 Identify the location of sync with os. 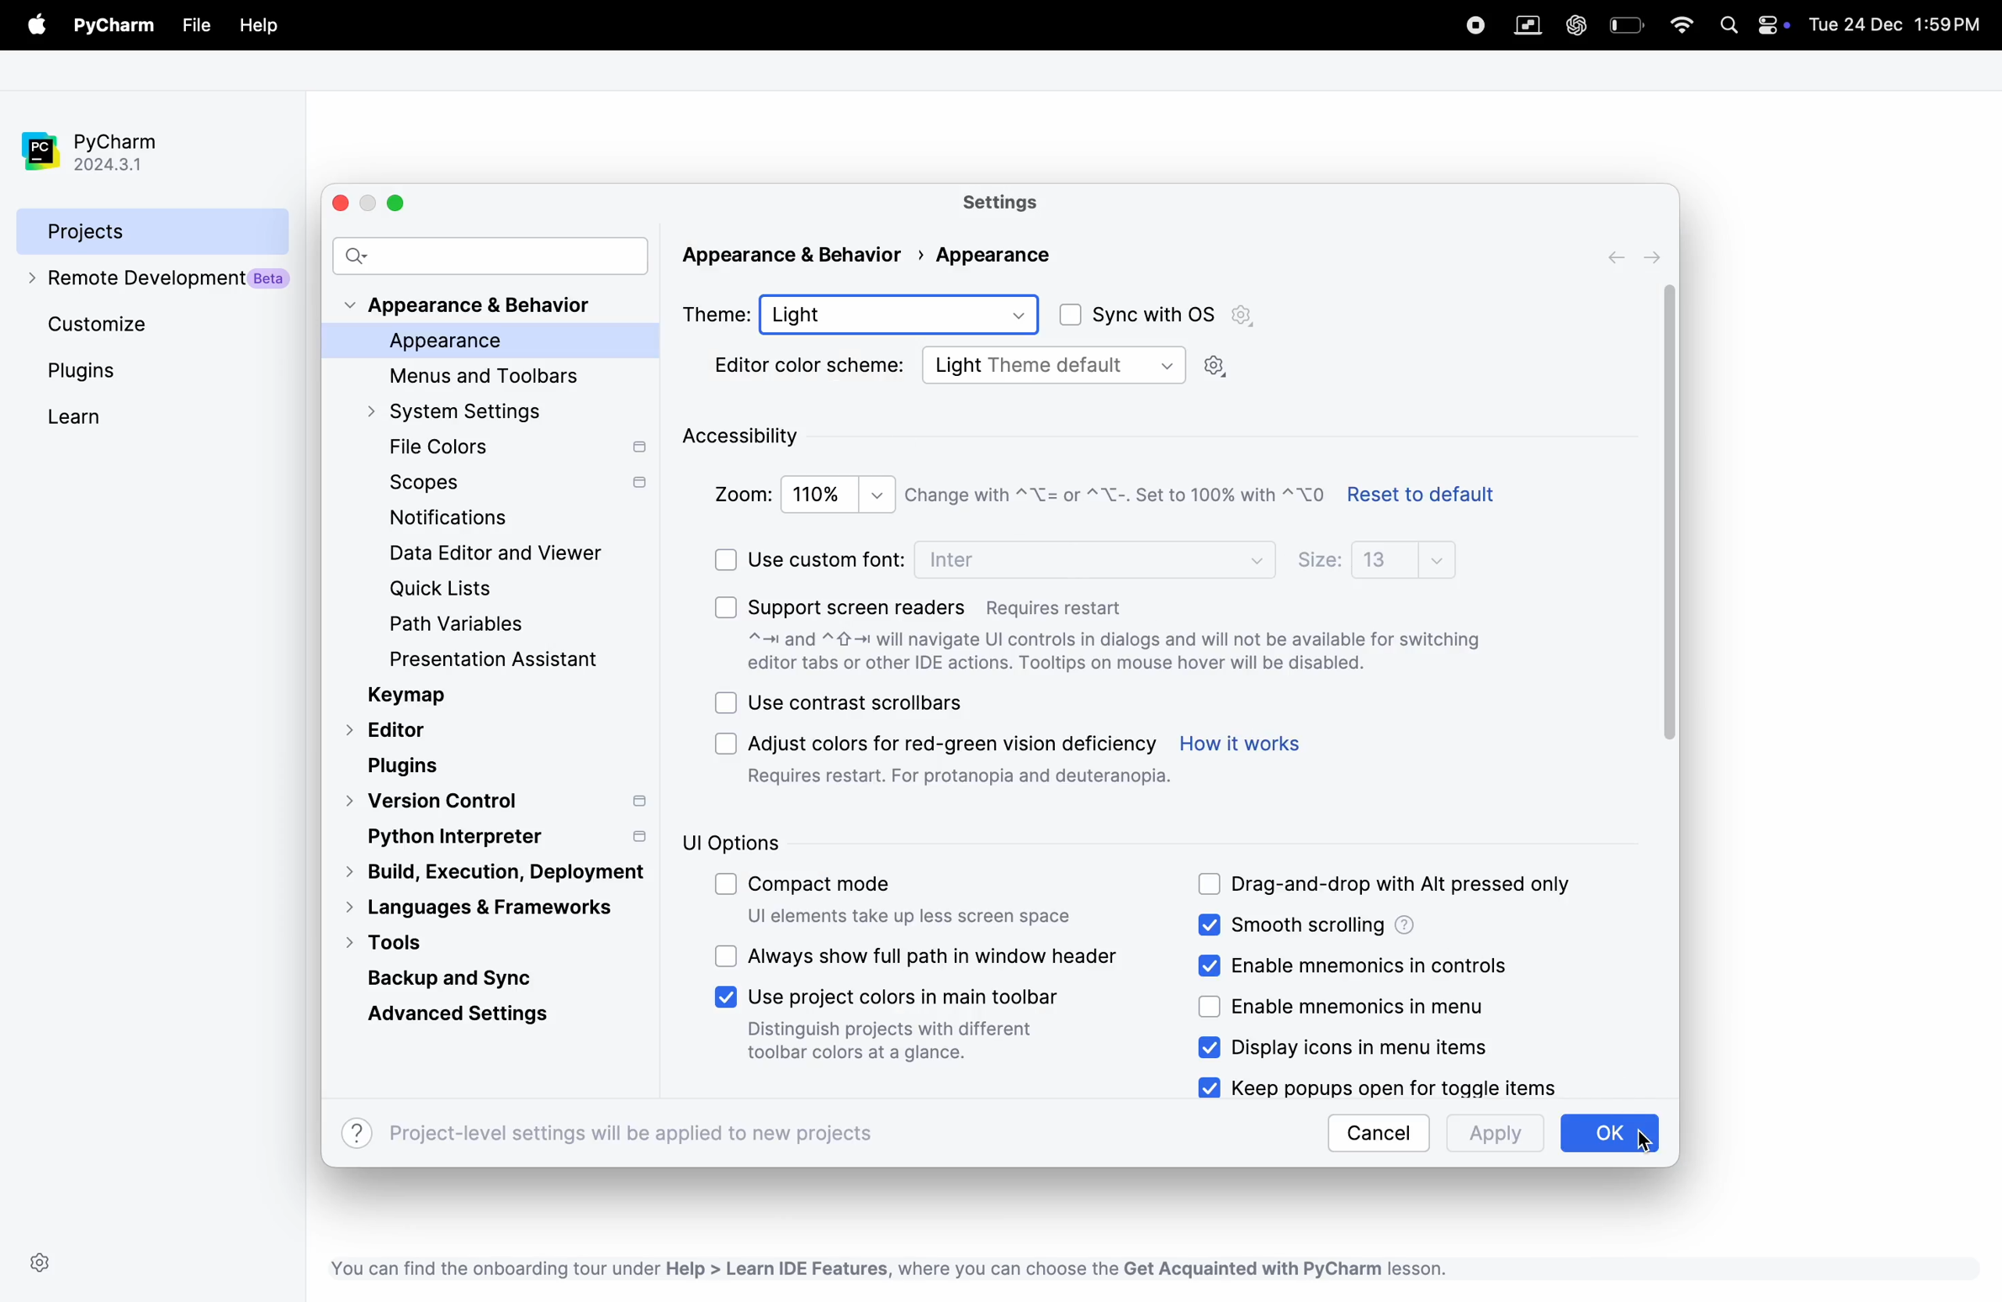
(1143, 316).